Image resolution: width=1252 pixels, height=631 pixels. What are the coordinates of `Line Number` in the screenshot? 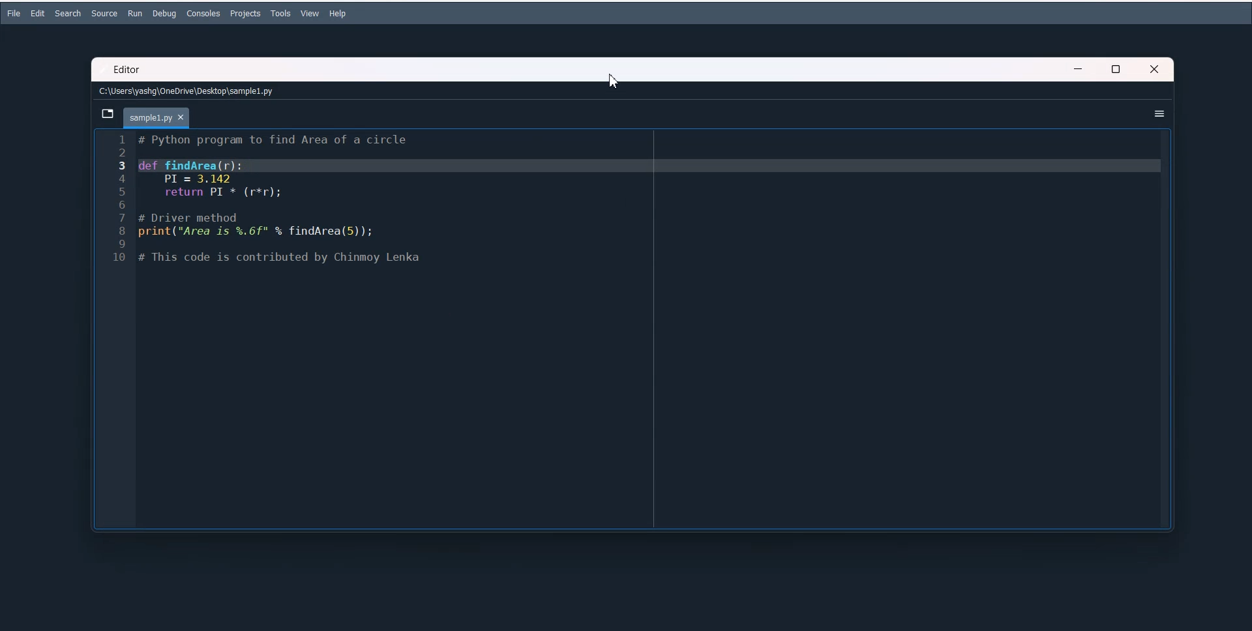 It's located at (115, 330).